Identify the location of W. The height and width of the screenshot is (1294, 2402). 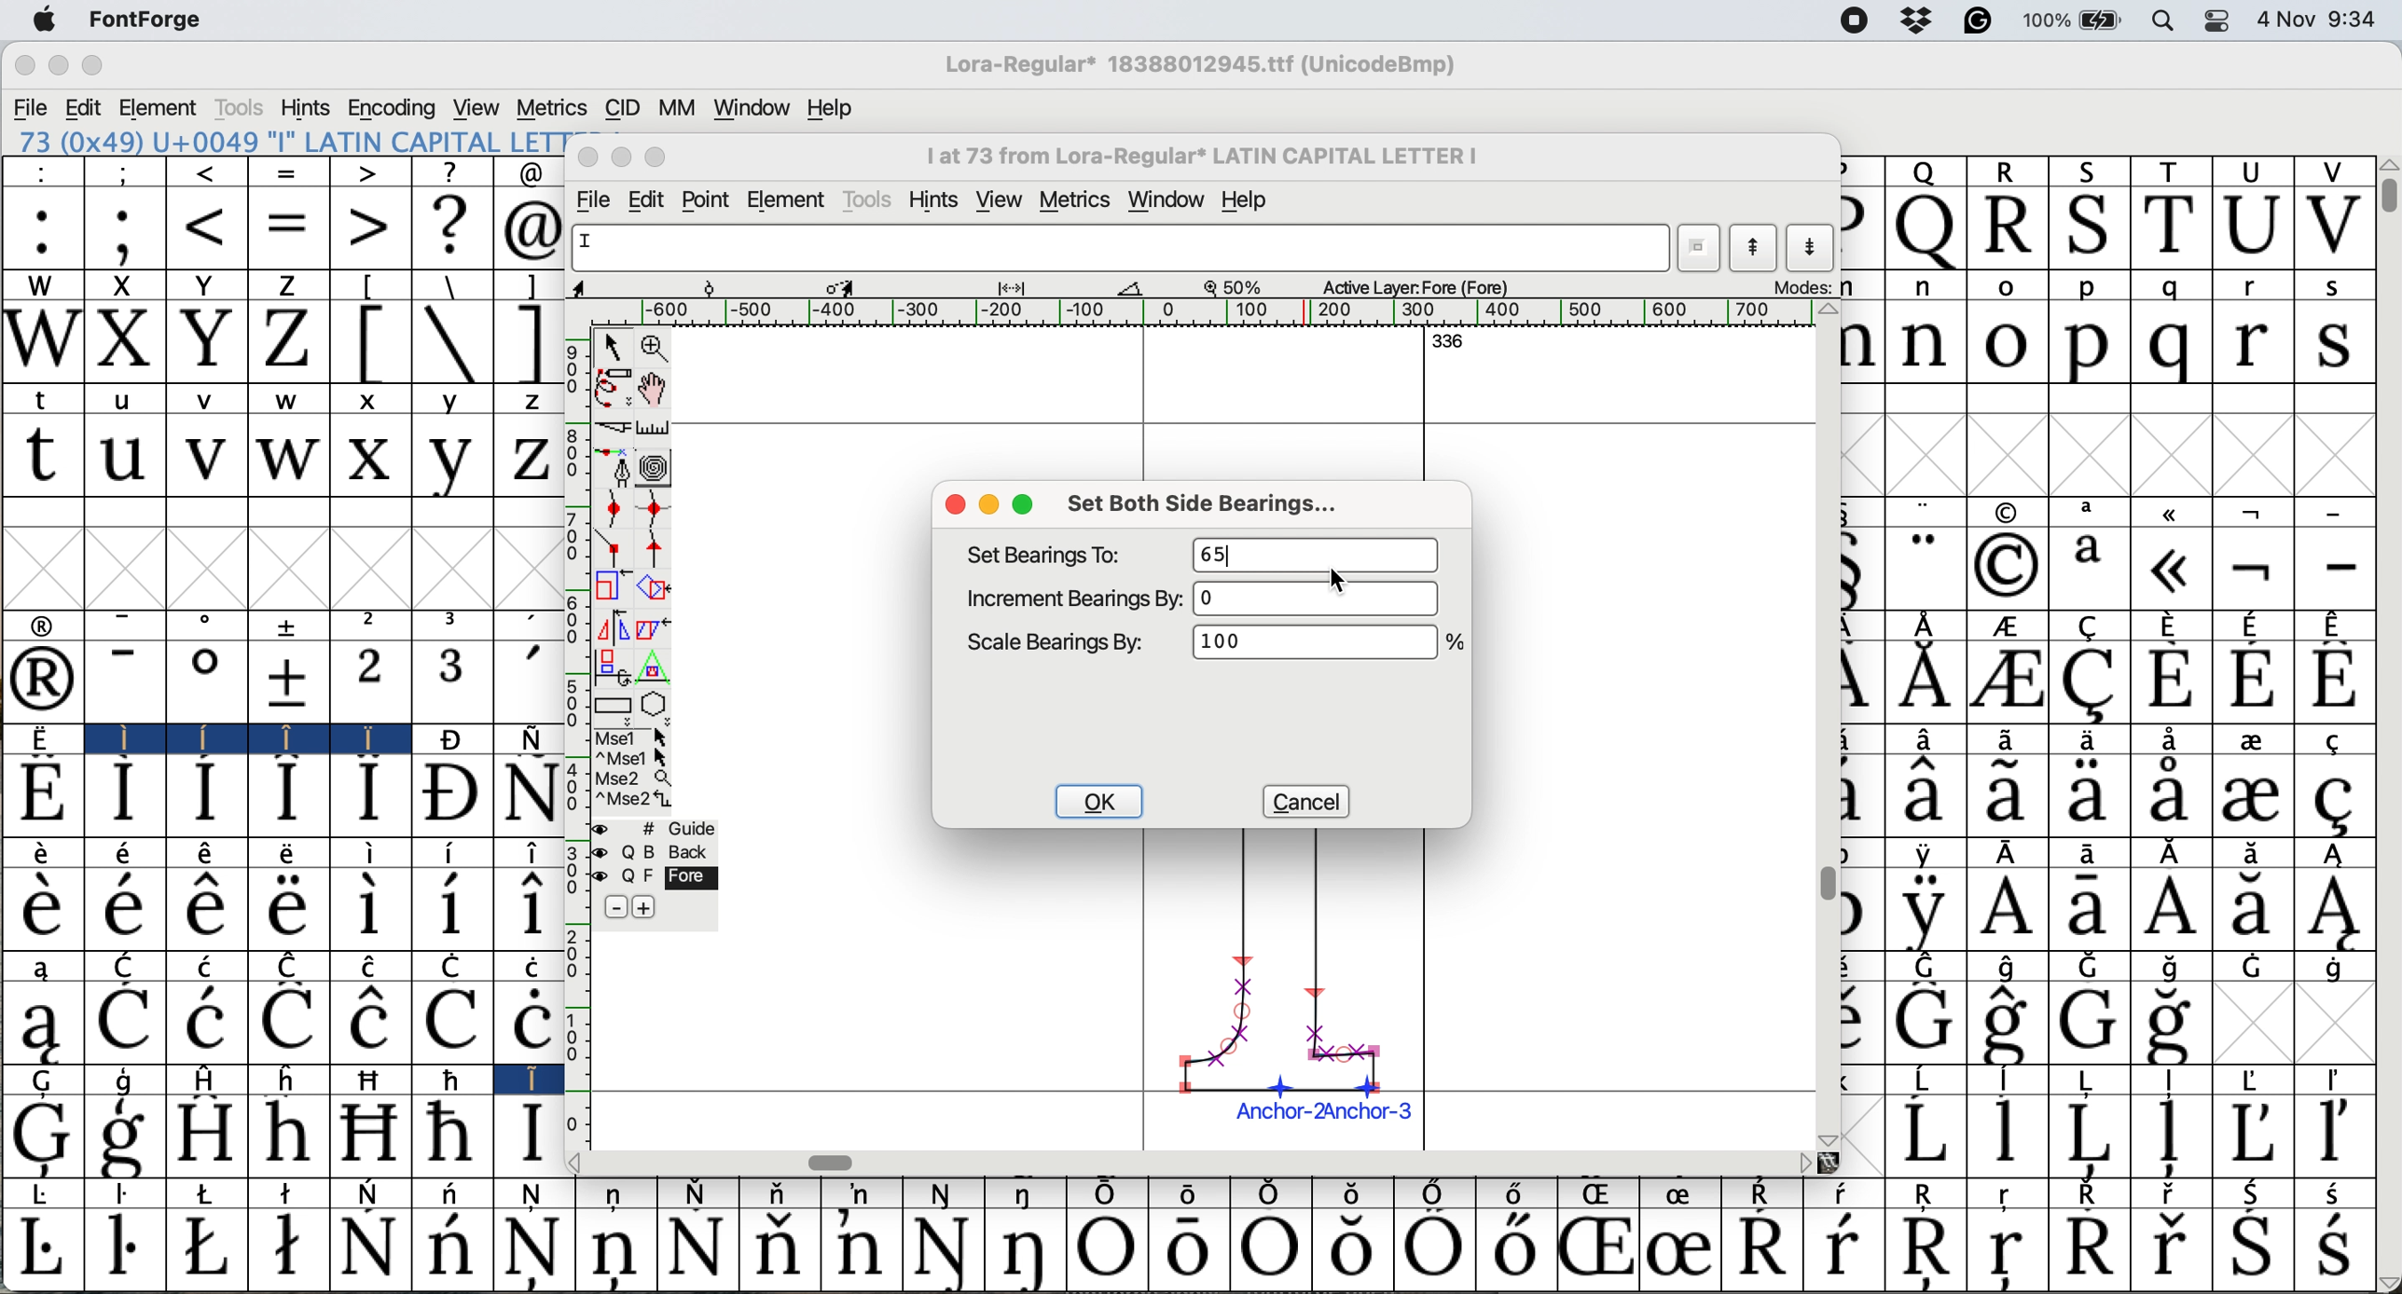
(41, 286).